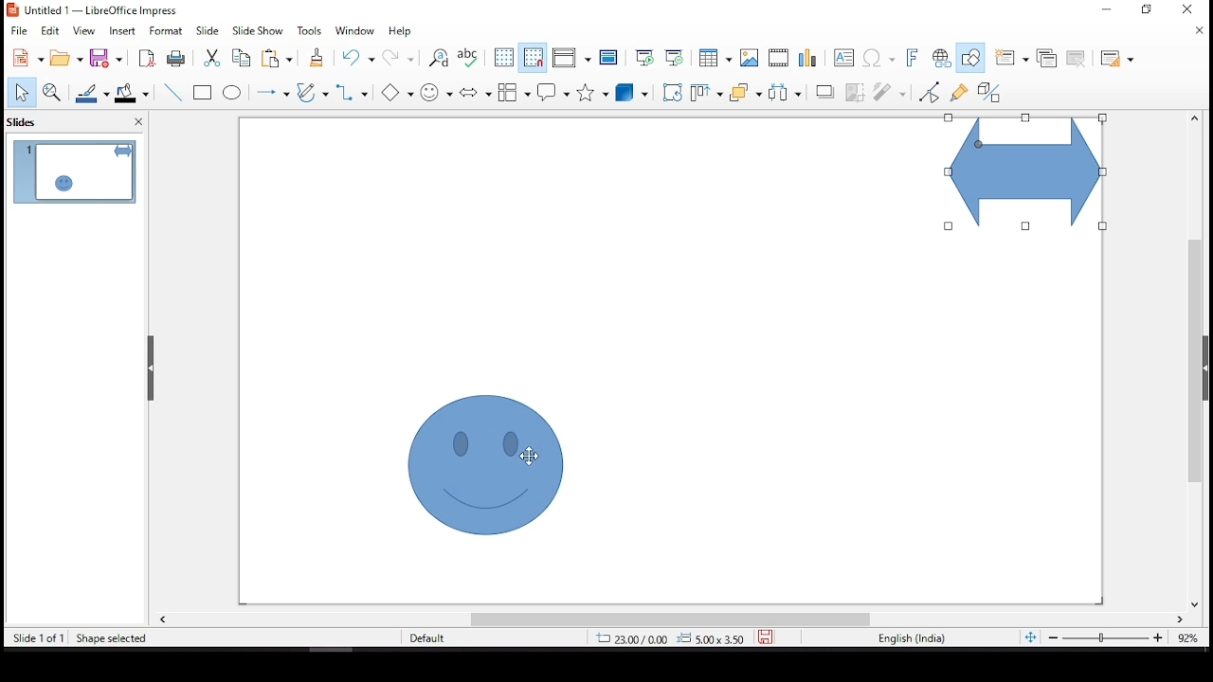 The height and width of the screenshot is (682, 1213). What do you see at coordinates (145, 58) in the screenshot?
I see `export as pdf` at bounding box center [145, 58].